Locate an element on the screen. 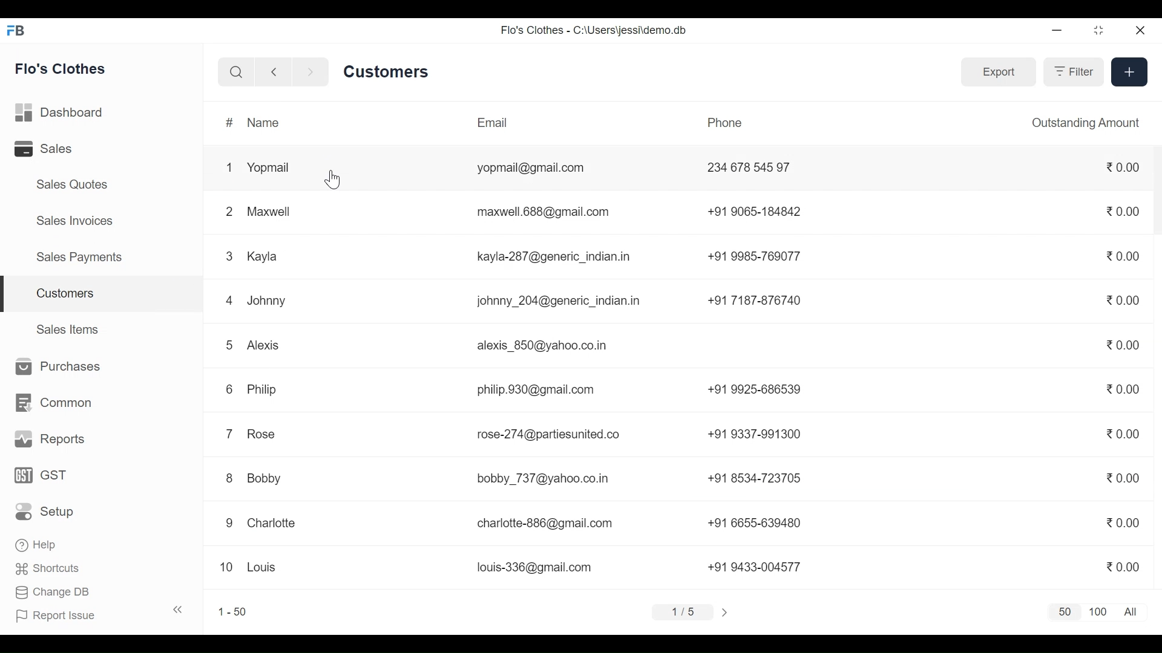  Outstanding Amount is located at coordinates (1086, 123).